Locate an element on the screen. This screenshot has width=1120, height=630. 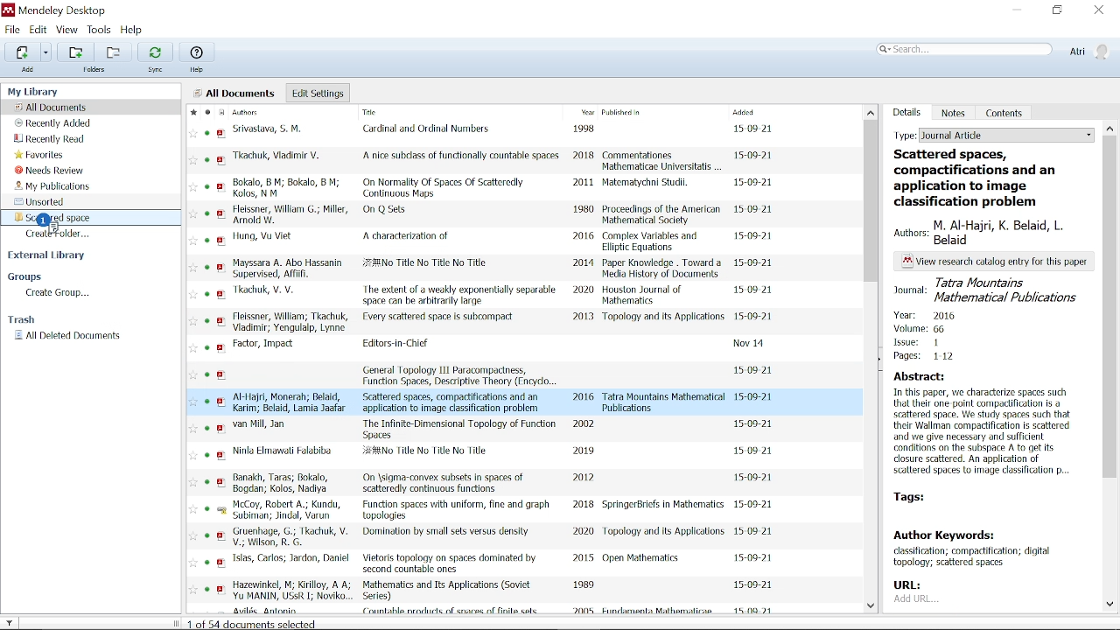
authors is located at coordinates (283, 483).